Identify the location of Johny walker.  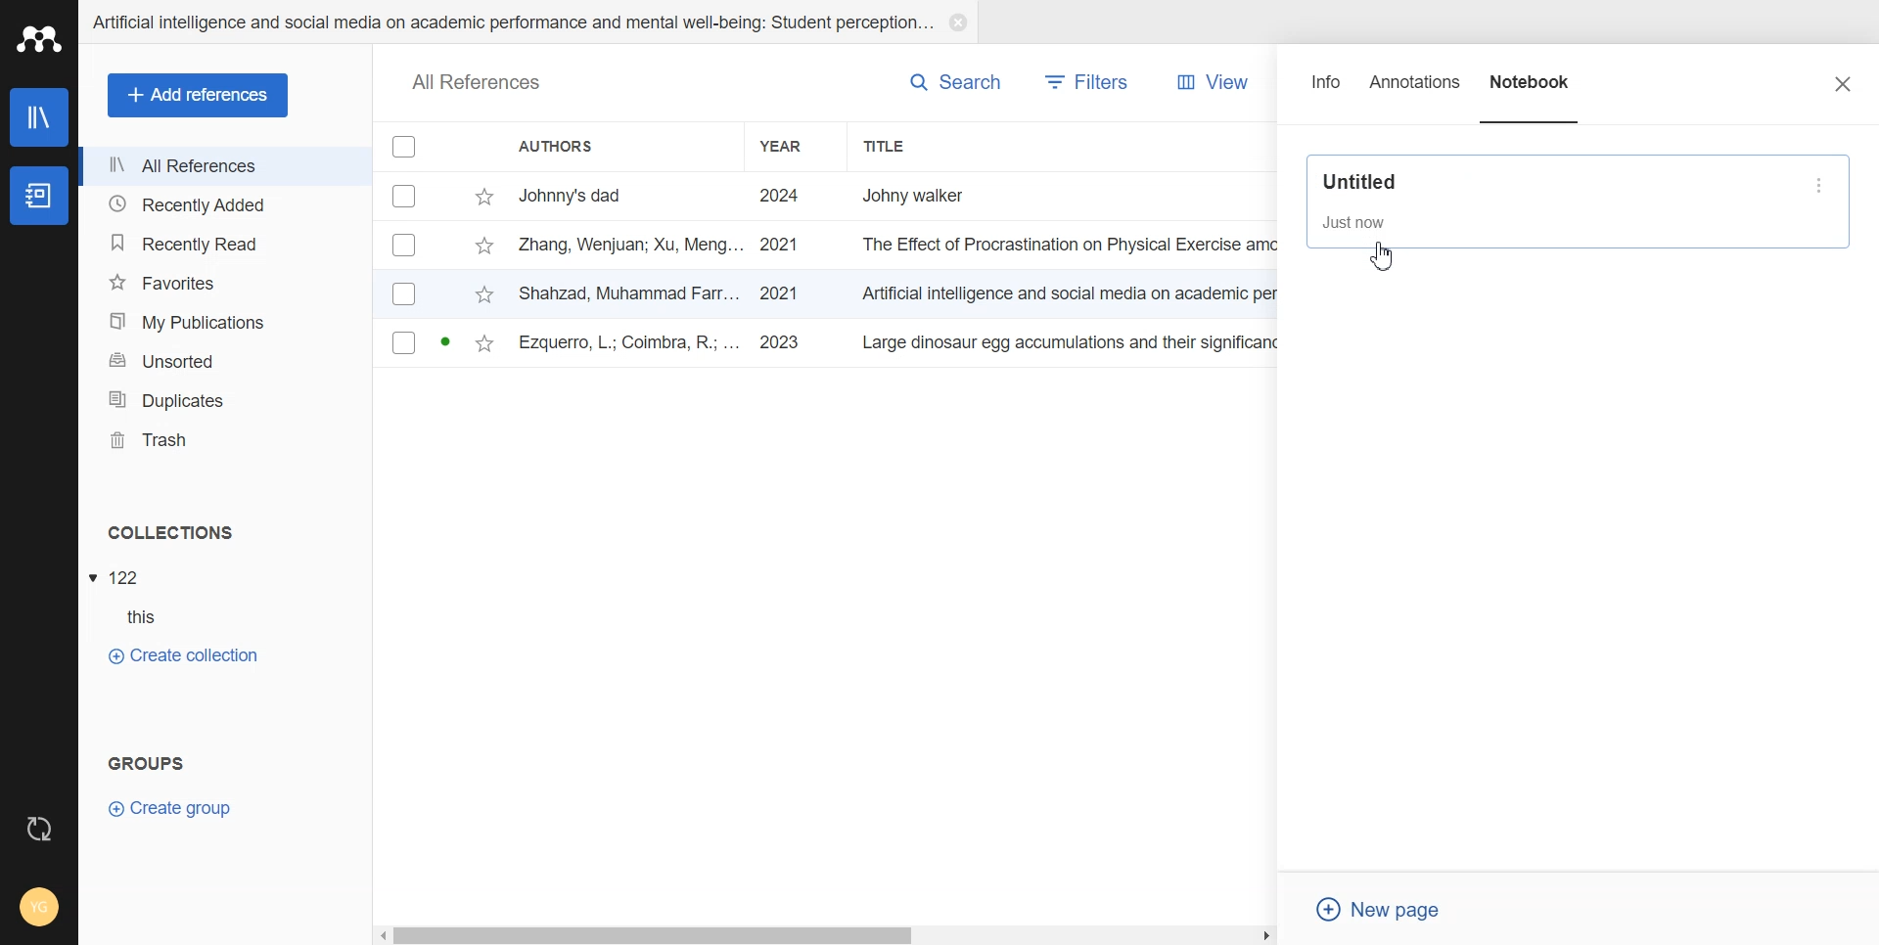
(934, 194).